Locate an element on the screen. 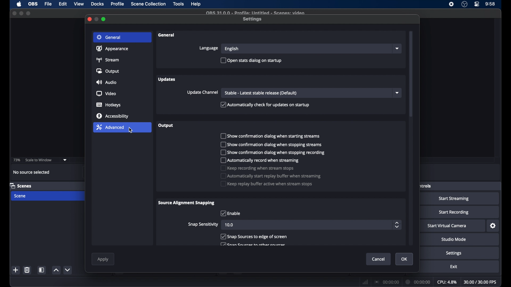 The image size is (511, 287). stepper buttons is located at coordinates (397, 225).